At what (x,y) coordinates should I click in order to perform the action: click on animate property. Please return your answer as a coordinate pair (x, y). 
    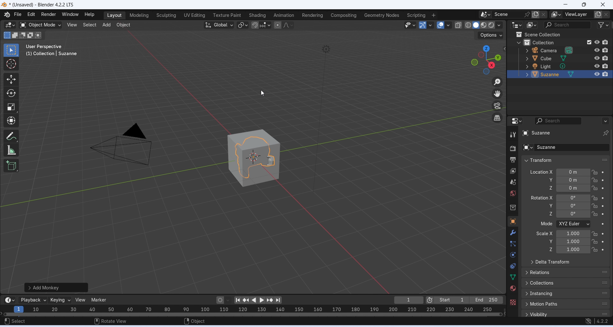
    Looking at the image, I should click on (603, 214).